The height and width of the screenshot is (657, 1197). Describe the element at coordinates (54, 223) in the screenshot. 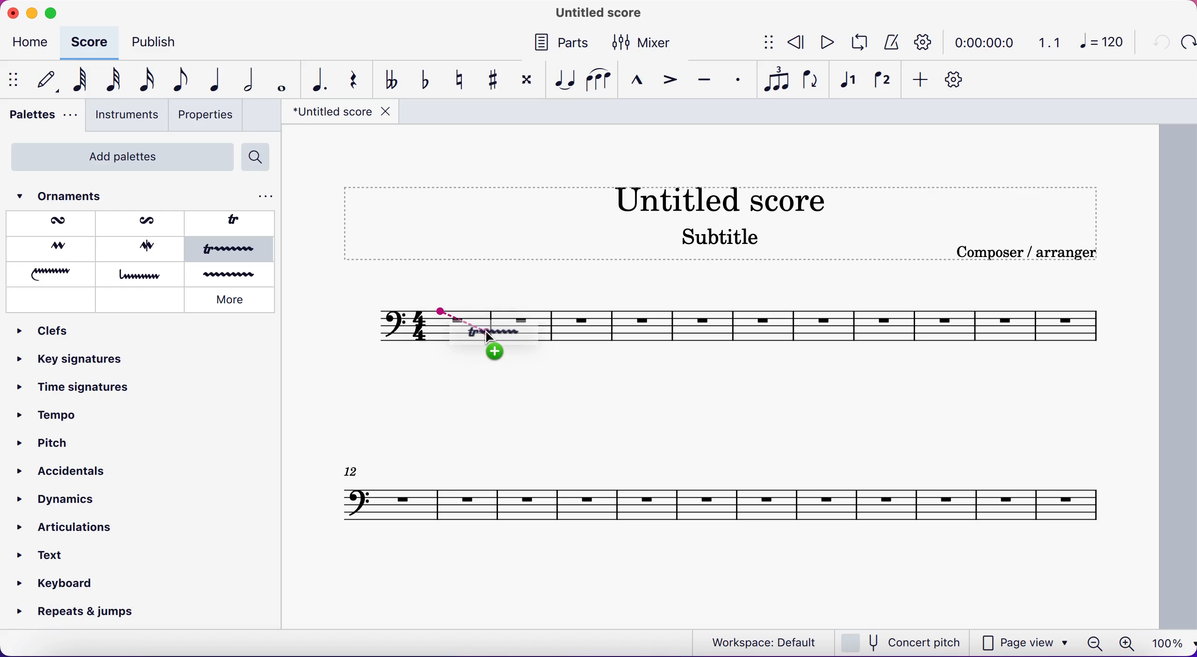

I see `mordent` at that location.